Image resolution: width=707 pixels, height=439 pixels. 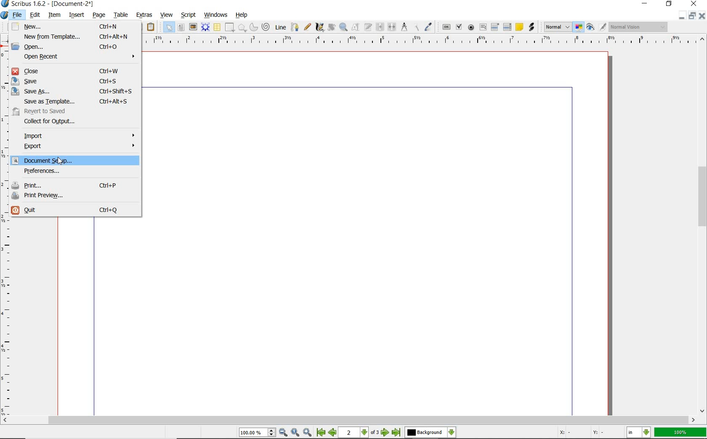 I want to click on scroll bar, so click(x=348, y=421).